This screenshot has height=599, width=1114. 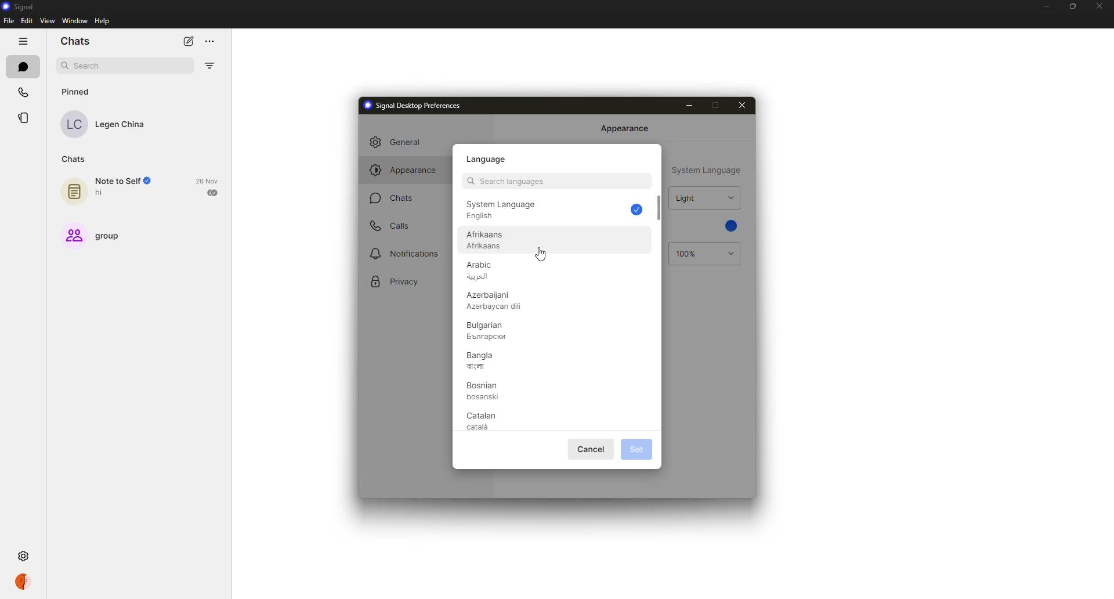 I want to click on sent, so click(x=213, y=193).